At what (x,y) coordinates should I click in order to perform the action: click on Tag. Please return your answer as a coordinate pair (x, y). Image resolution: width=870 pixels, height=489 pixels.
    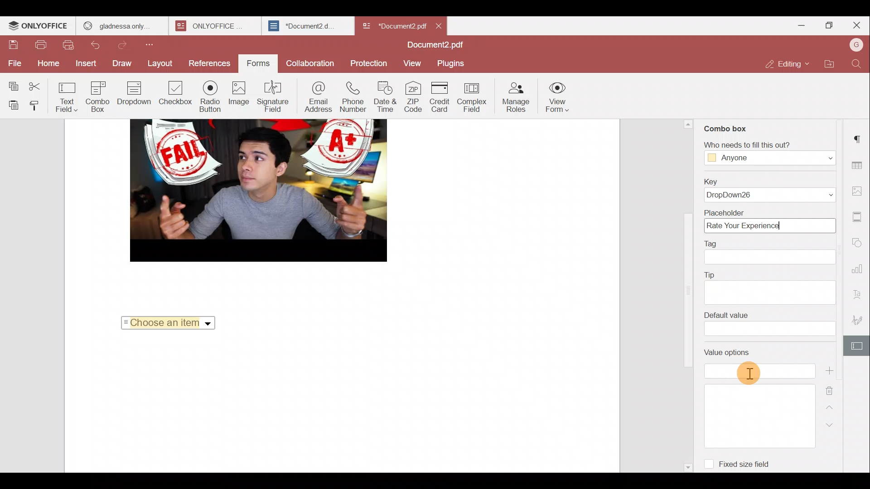
    Looking at the image, I should click on (771, 252).